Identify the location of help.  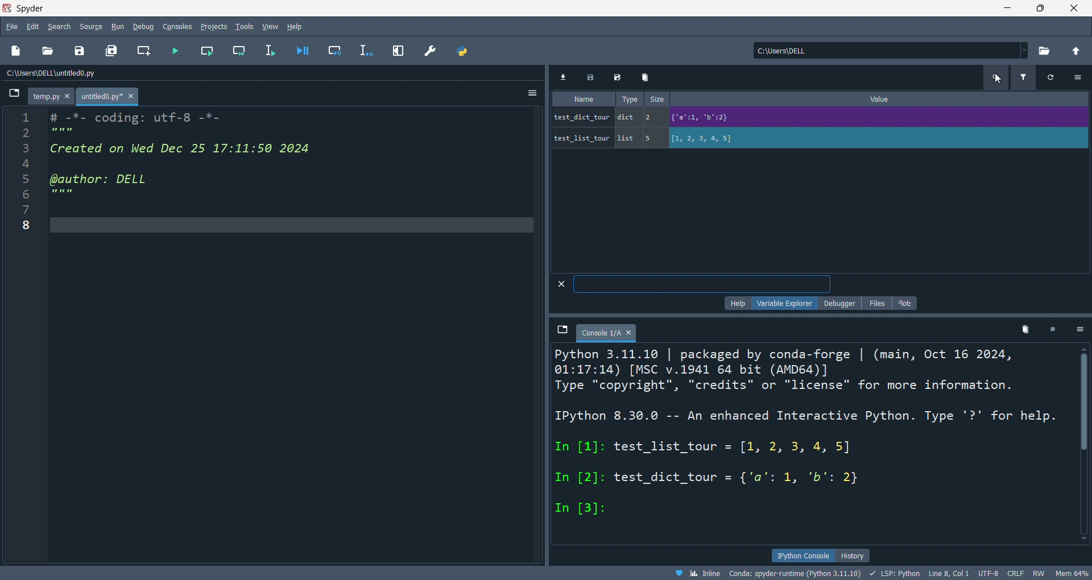
(298, 27).